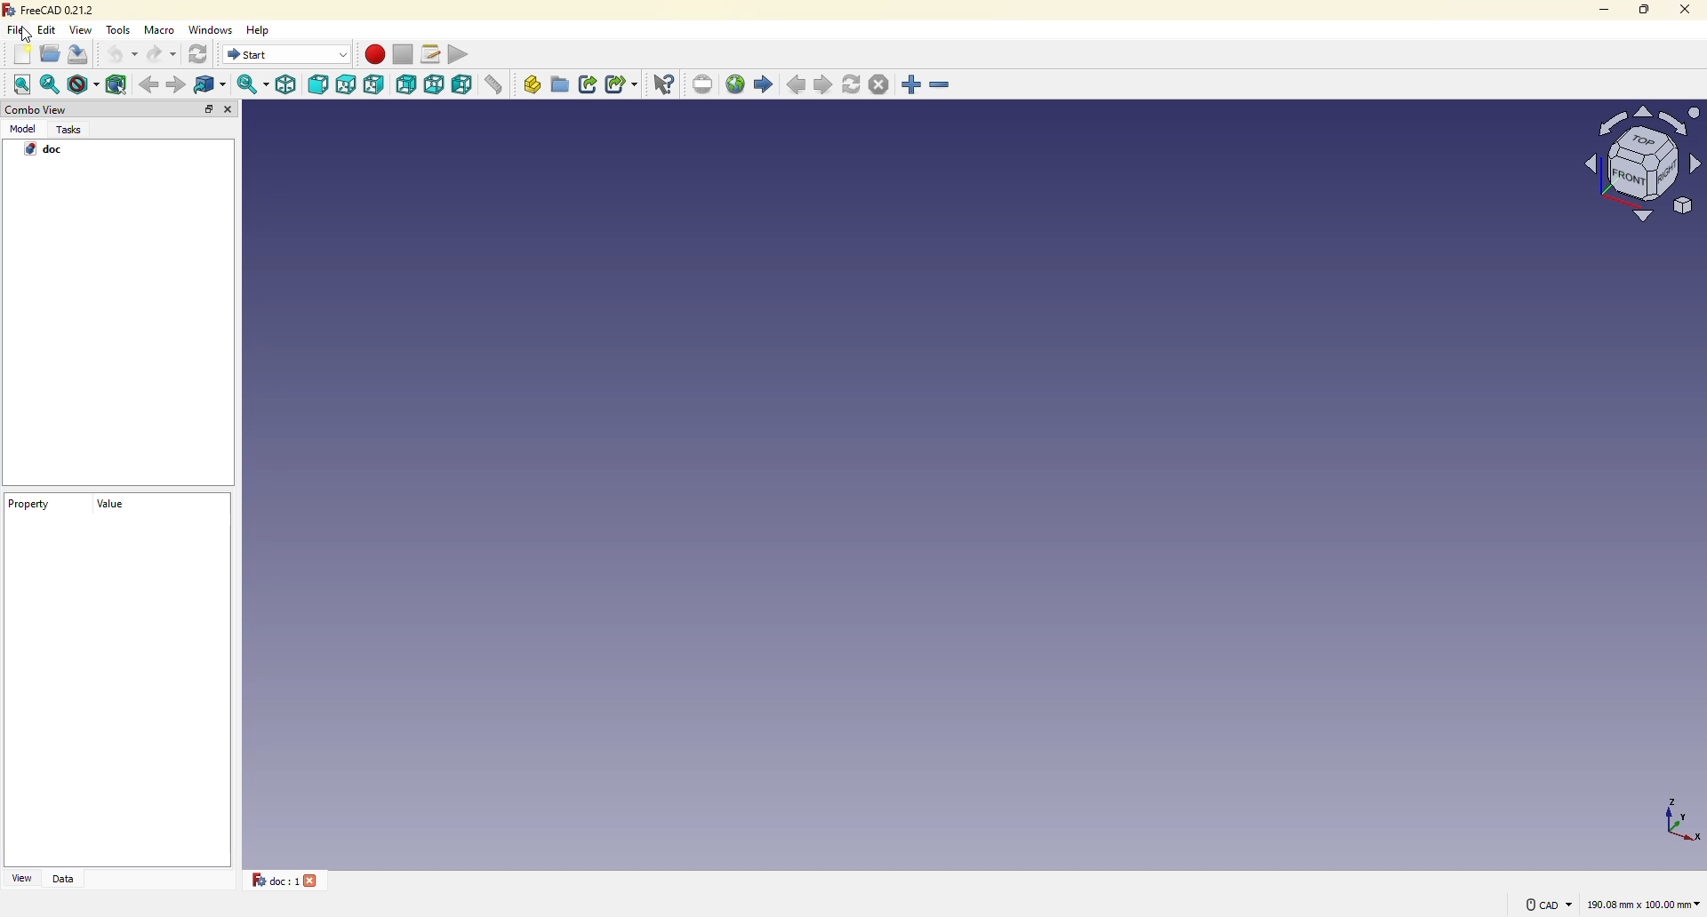 This screenshot has width=1707, height=917. Describe the element at coordinates (853, 84) in the screenshot. I see `refresh` at that location.